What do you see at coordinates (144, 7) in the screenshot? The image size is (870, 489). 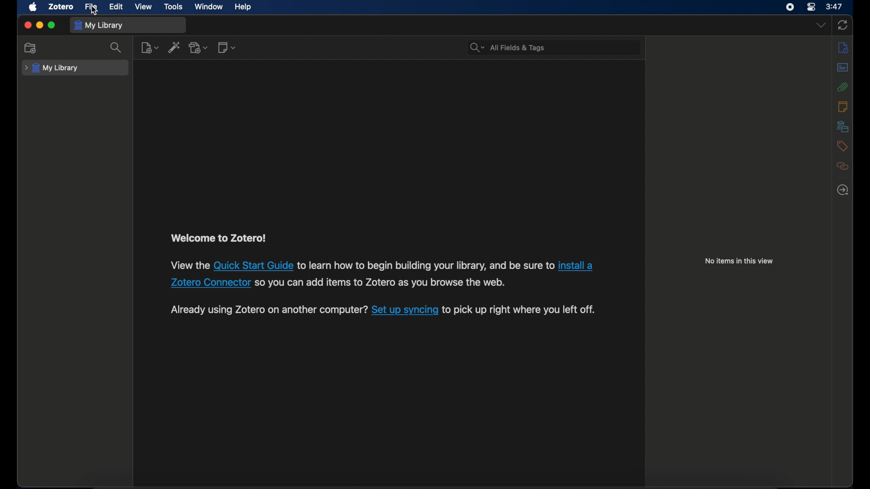 I see `view` at bounding box center [144, 7].